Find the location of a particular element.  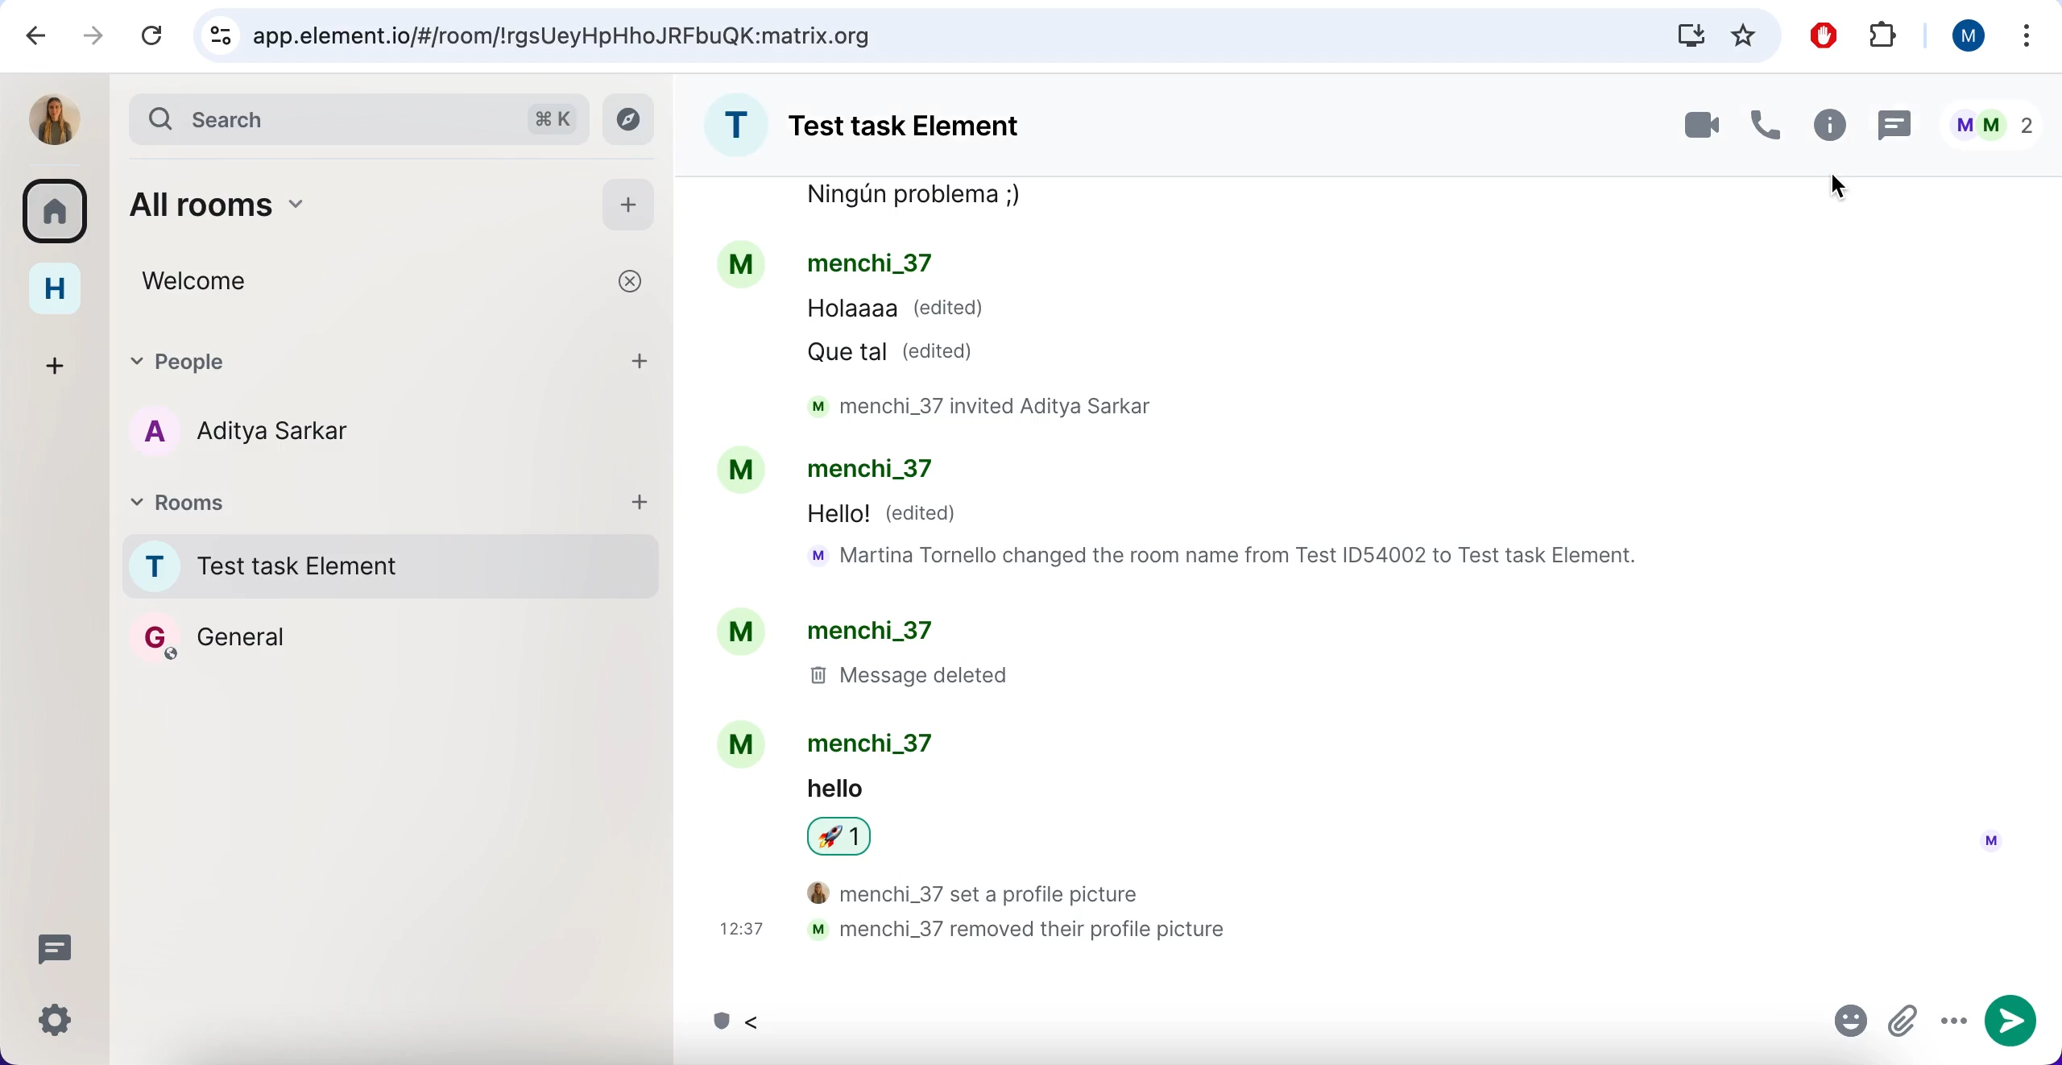

all rooms is located at coordinates (56, 217).